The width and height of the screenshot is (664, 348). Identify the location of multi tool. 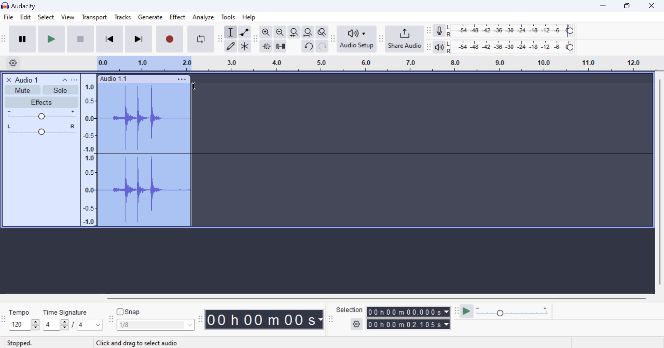
(245, 47).